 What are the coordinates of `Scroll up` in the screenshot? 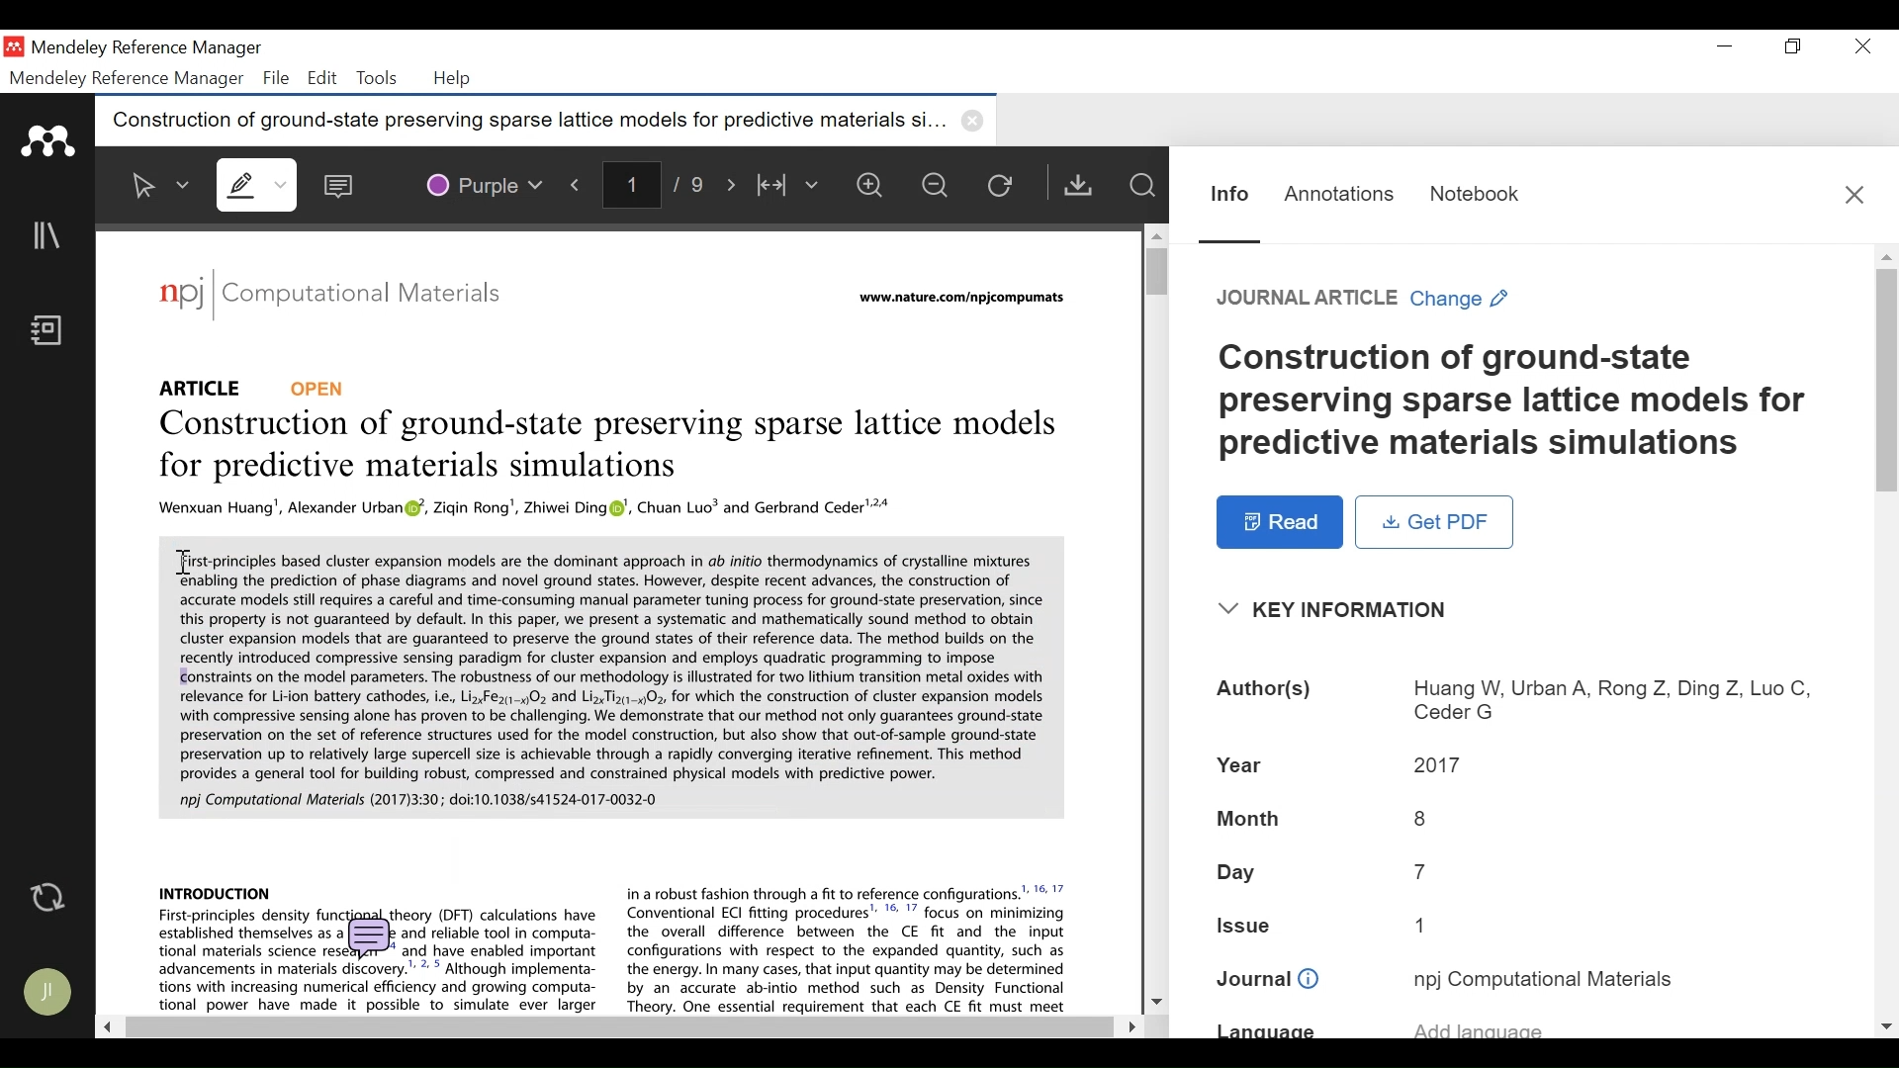 It's located at (1154, 235).